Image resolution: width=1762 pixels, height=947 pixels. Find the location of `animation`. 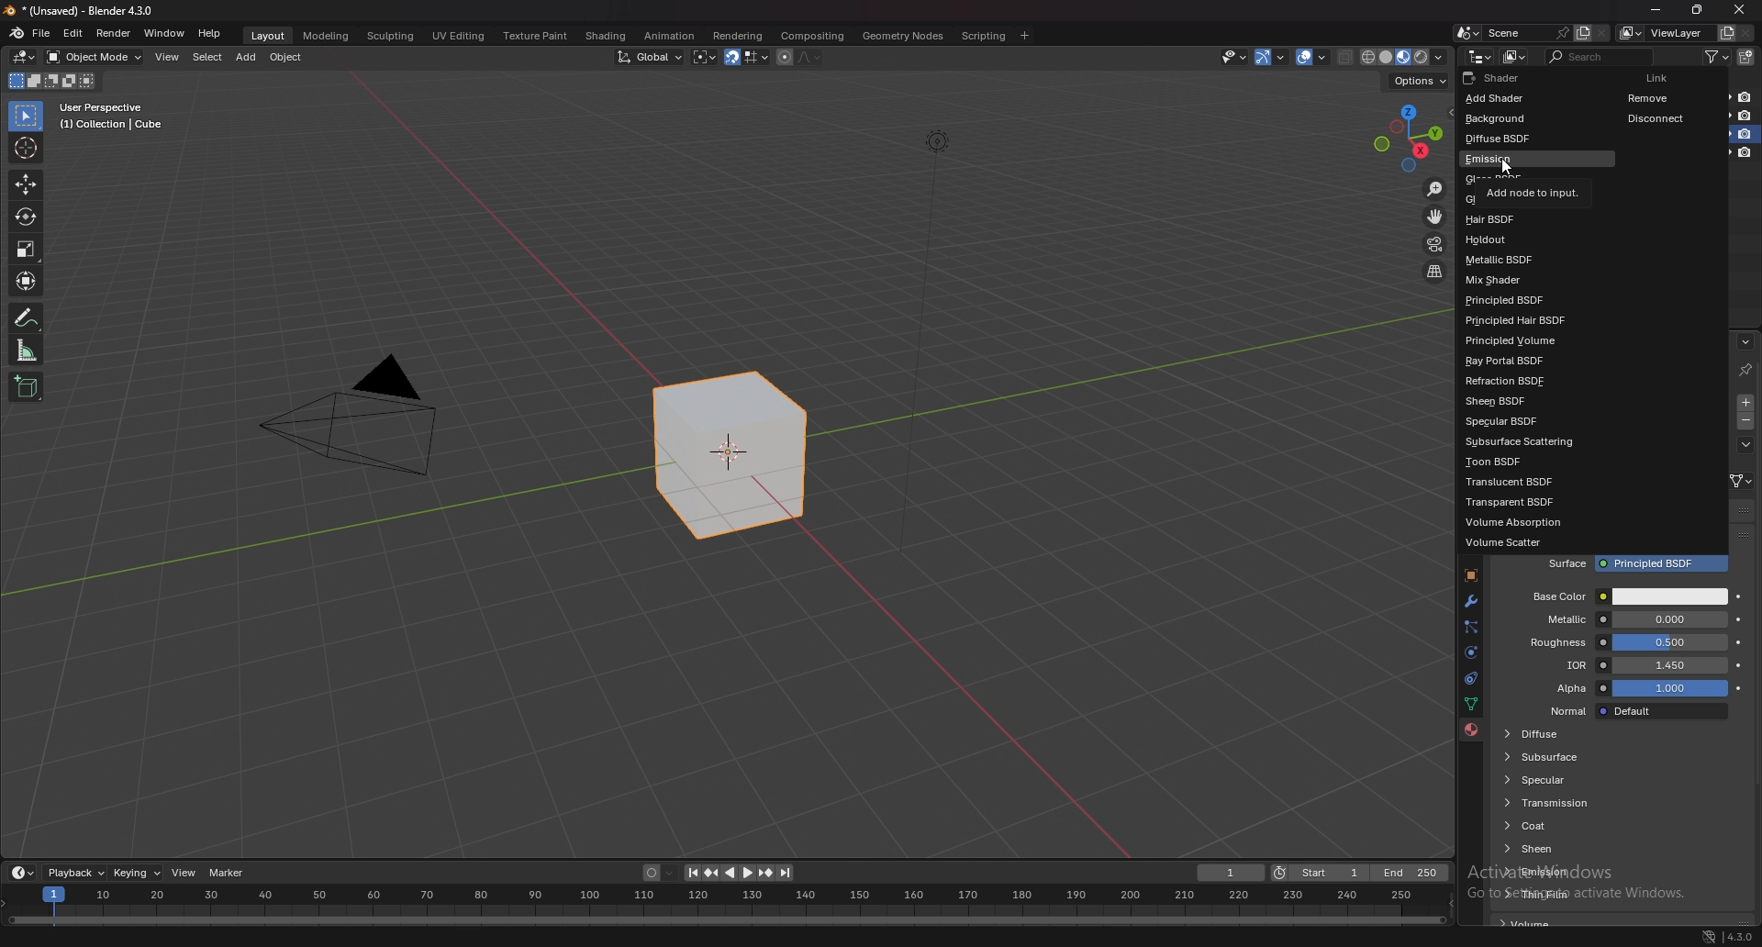

animation is located at coordinates (668, 36).